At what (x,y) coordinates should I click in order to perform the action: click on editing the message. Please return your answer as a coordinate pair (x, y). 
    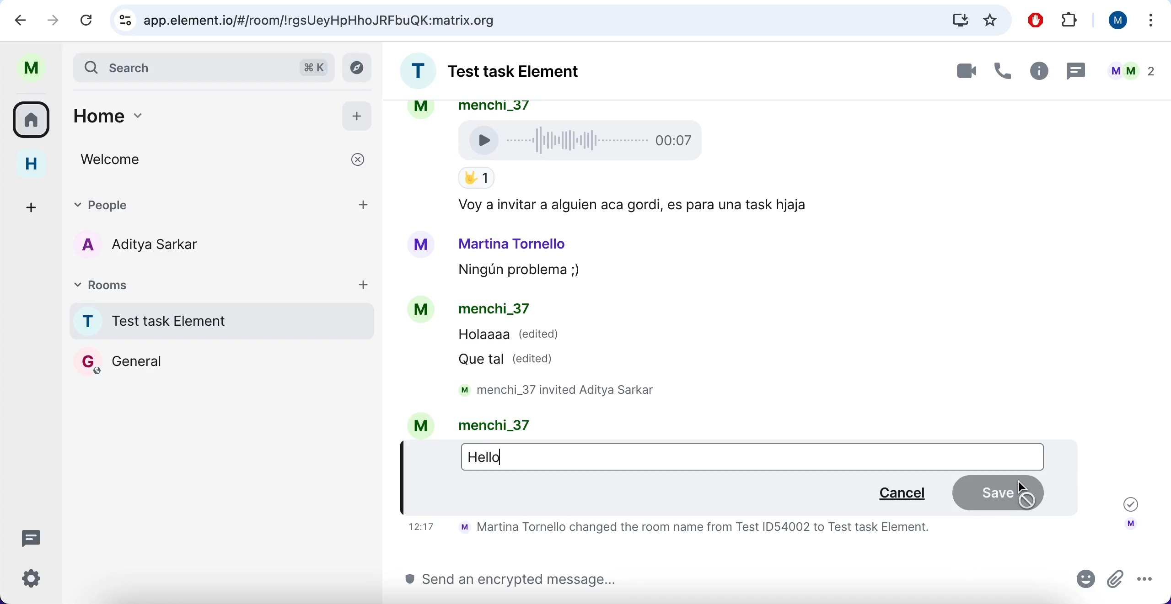
    Looking at the image, I should click on (761, 456).